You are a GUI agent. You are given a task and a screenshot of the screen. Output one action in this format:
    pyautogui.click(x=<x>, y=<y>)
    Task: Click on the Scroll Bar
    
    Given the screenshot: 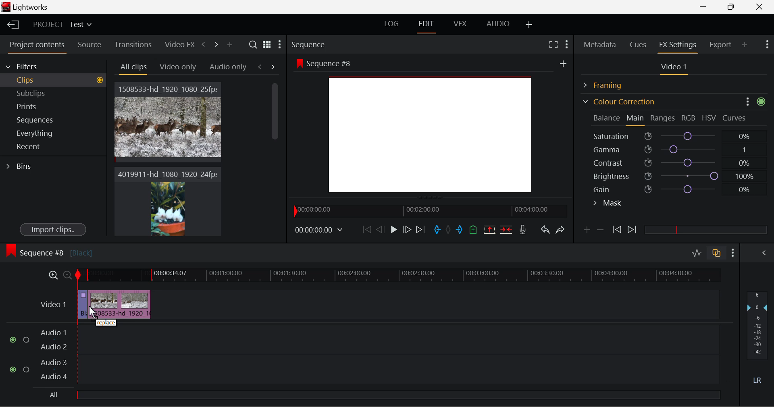 What is the action you would take?
    pyautogui.click(x=275, y=153)
    